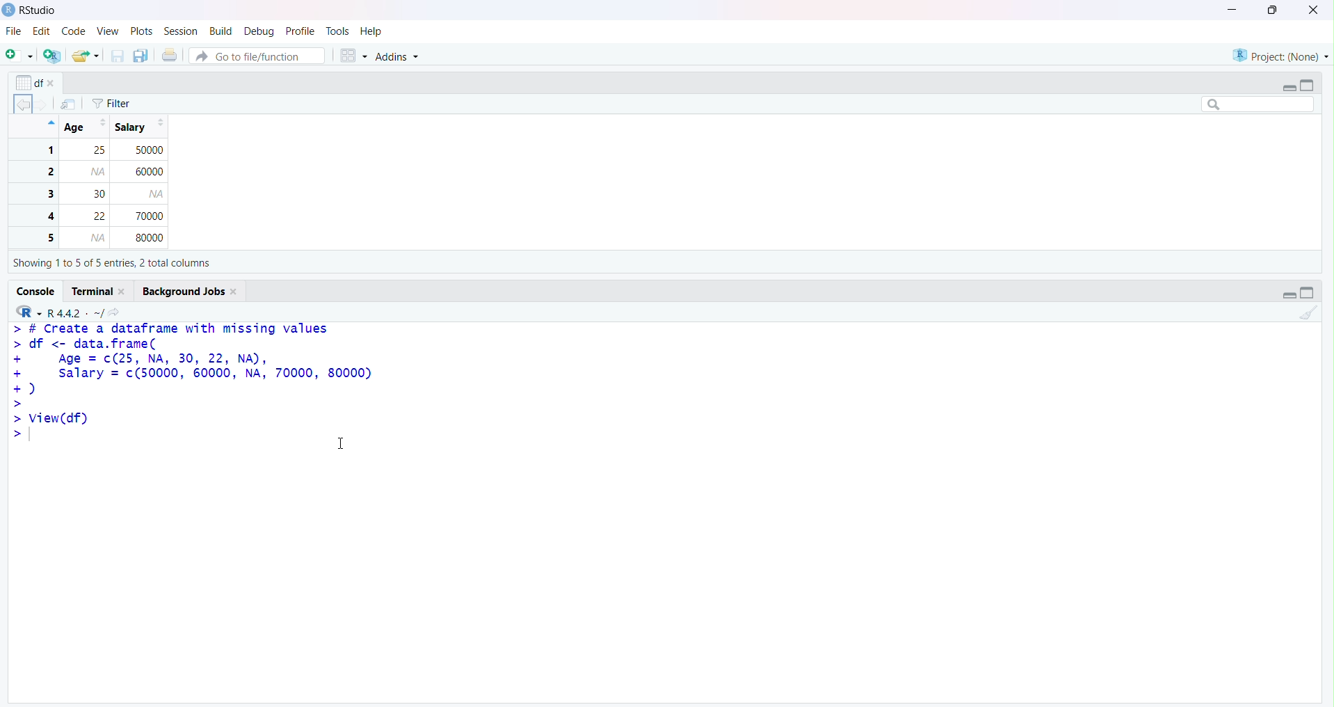  I want to click on Help, so click(371, 32).